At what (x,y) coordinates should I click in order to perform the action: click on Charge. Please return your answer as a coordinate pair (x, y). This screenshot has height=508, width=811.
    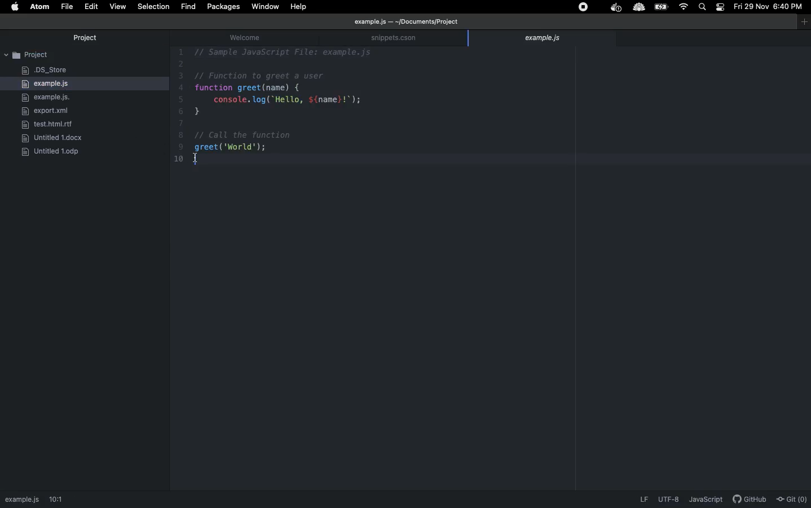
    Looking at the image, I should click on (663, 7).